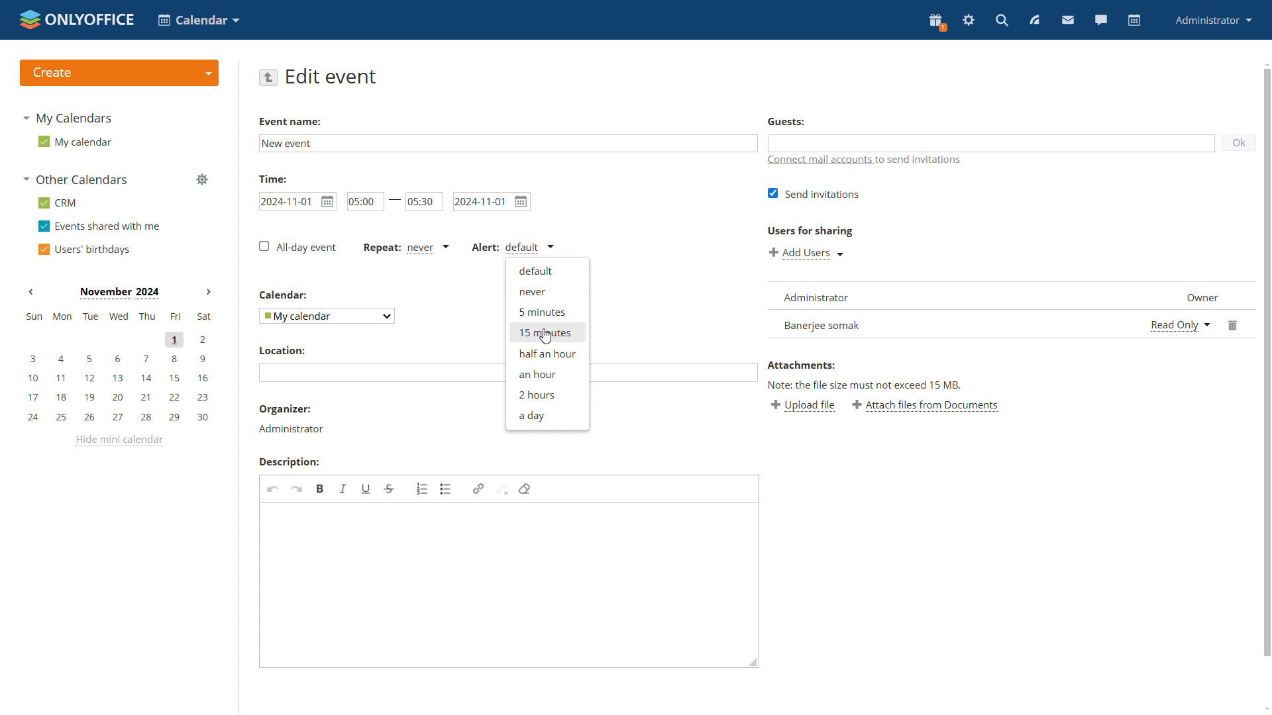  I want to click on Cursor, so click(546, 336).